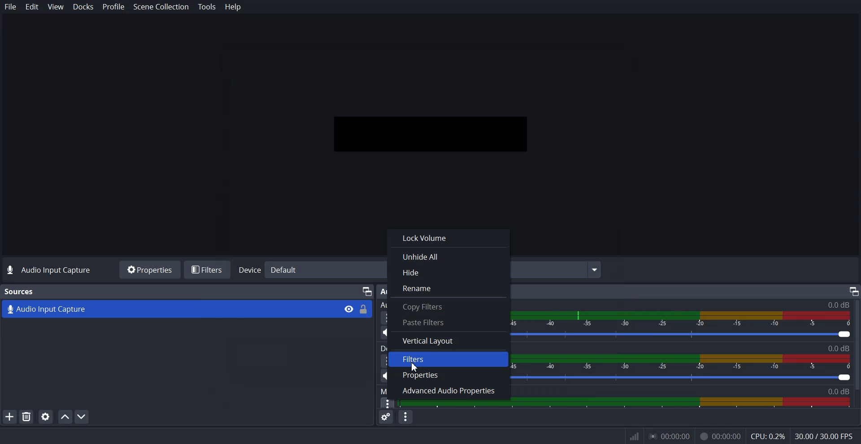 The image size is (861, 444). What do you see at coordinates (389, 404) in the screenshot?
I see `Cursor` at bounding box center [389, 404].